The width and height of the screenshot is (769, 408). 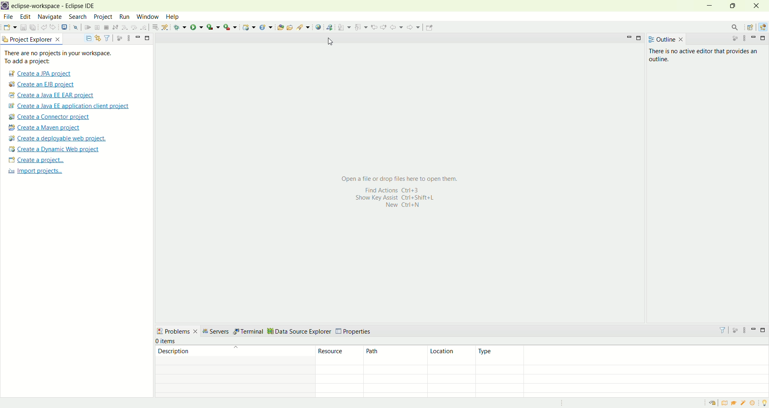 What do you see at coordinates (134, 27) in the screenshot?
I see `step over` at bounding box center [134, 27].